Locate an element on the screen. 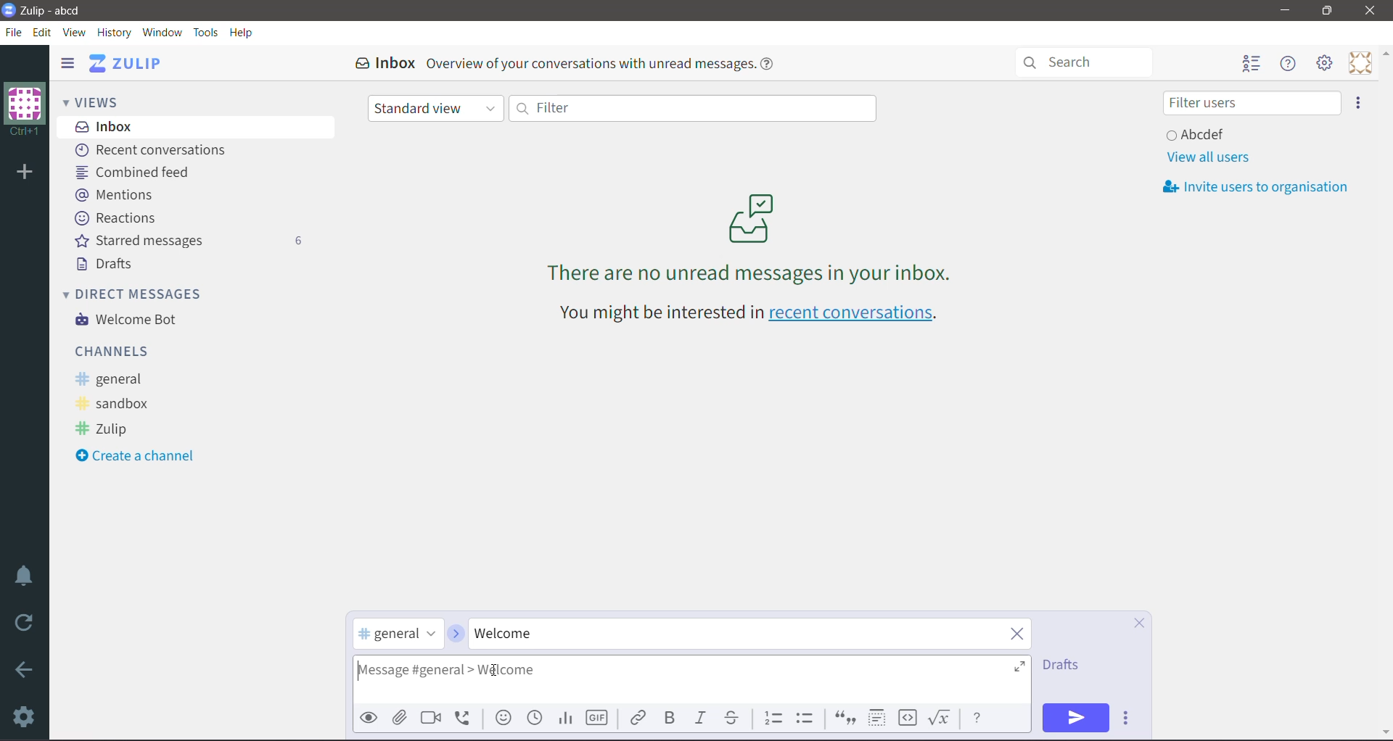 This screenshot has width=1393, height=741. Add Poll is located at coordinates (565, 718).